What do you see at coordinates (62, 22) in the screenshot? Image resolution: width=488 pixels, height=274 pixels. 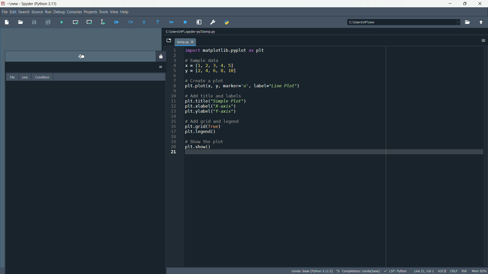 I see `run file` at bounding box center [62, 22].